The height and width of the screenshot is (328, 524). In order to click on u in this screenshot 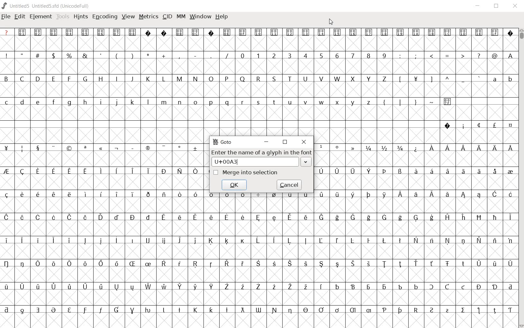, I will do `click(290, 102)`.